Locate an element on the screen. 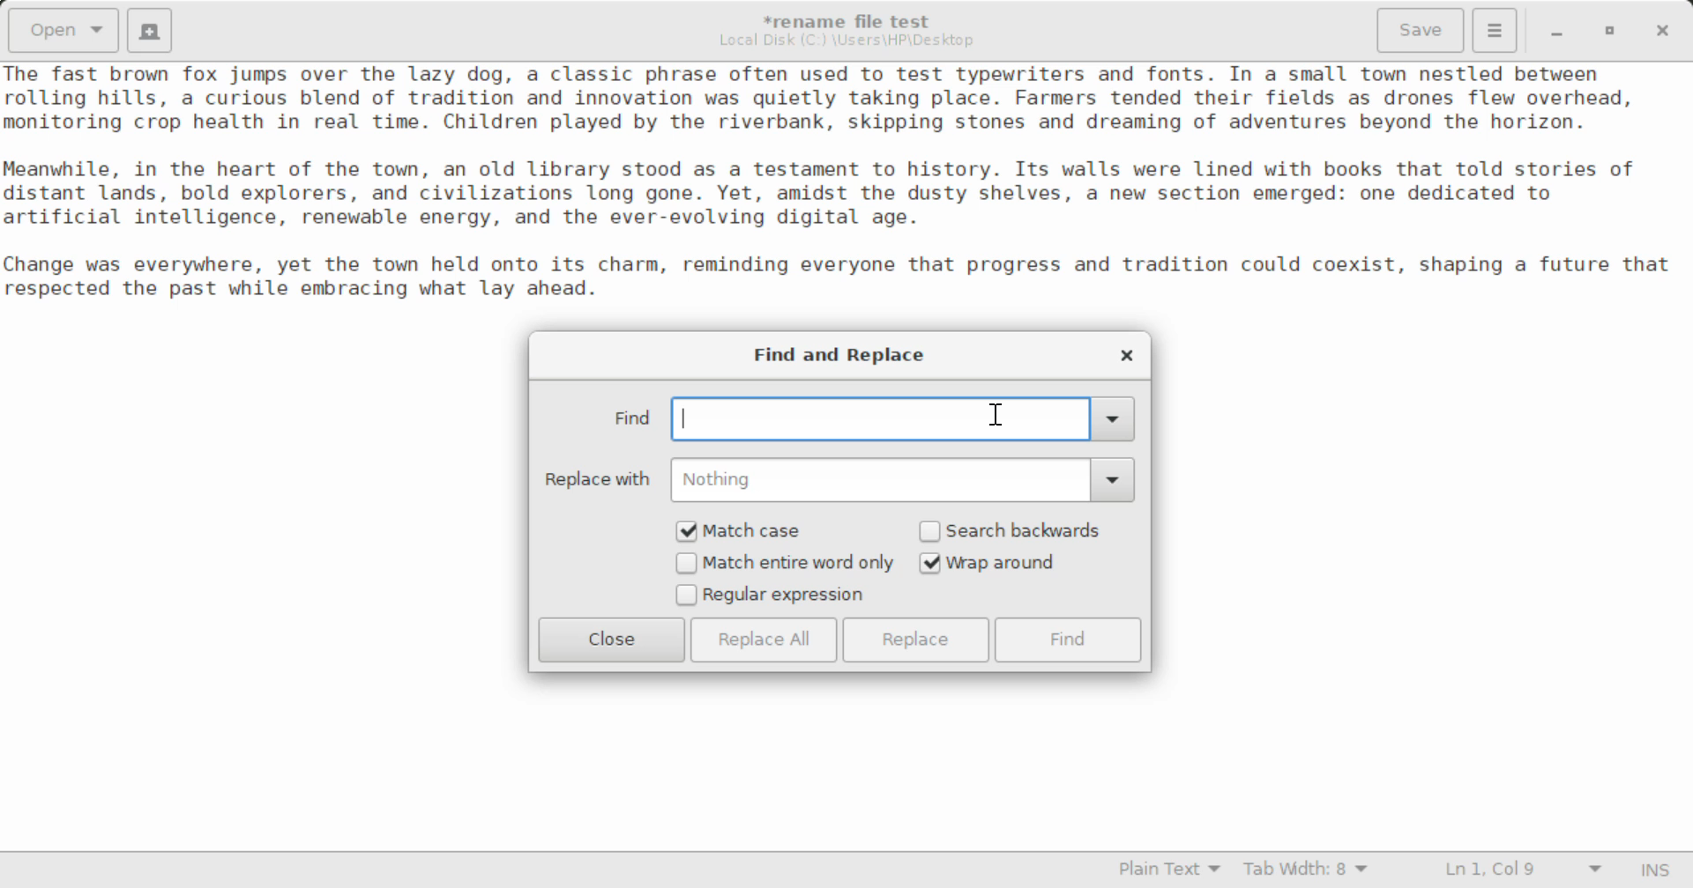 The width and height of the screenshot is (1693, 888). Close is located at coordinates (612, 640).